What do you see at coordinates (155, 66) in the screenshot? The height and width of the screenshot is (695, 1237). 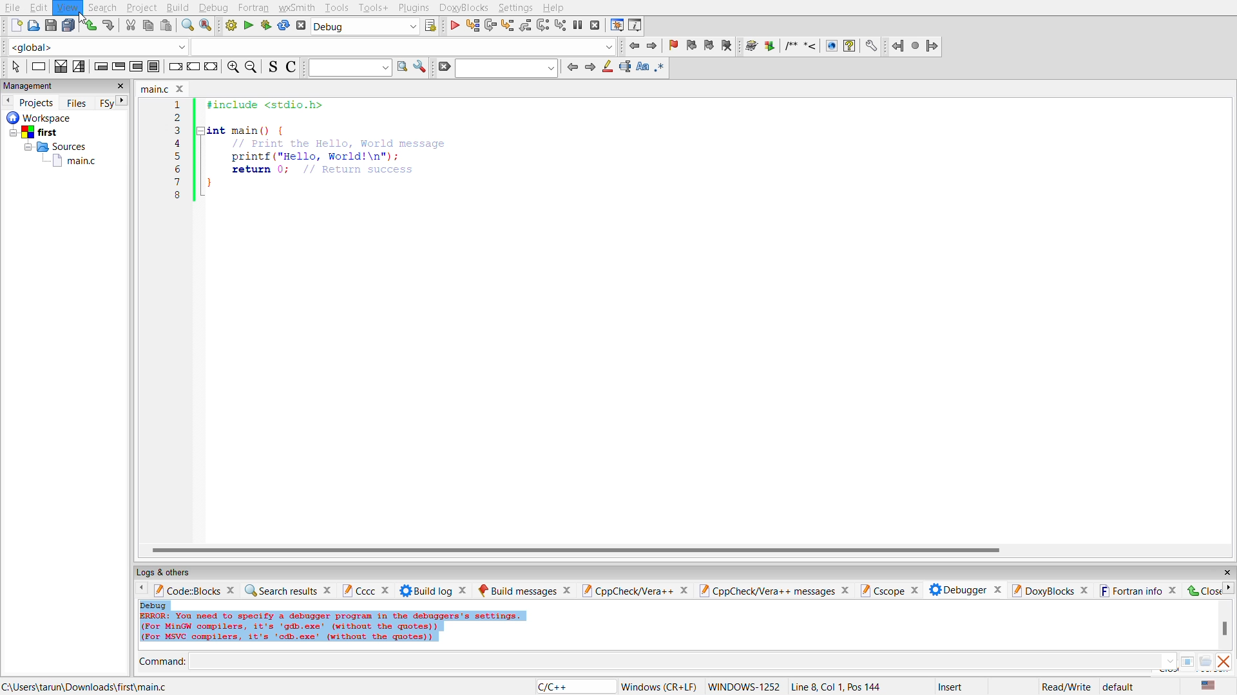 I see `block inctruction` at bounding box center [155, 66].